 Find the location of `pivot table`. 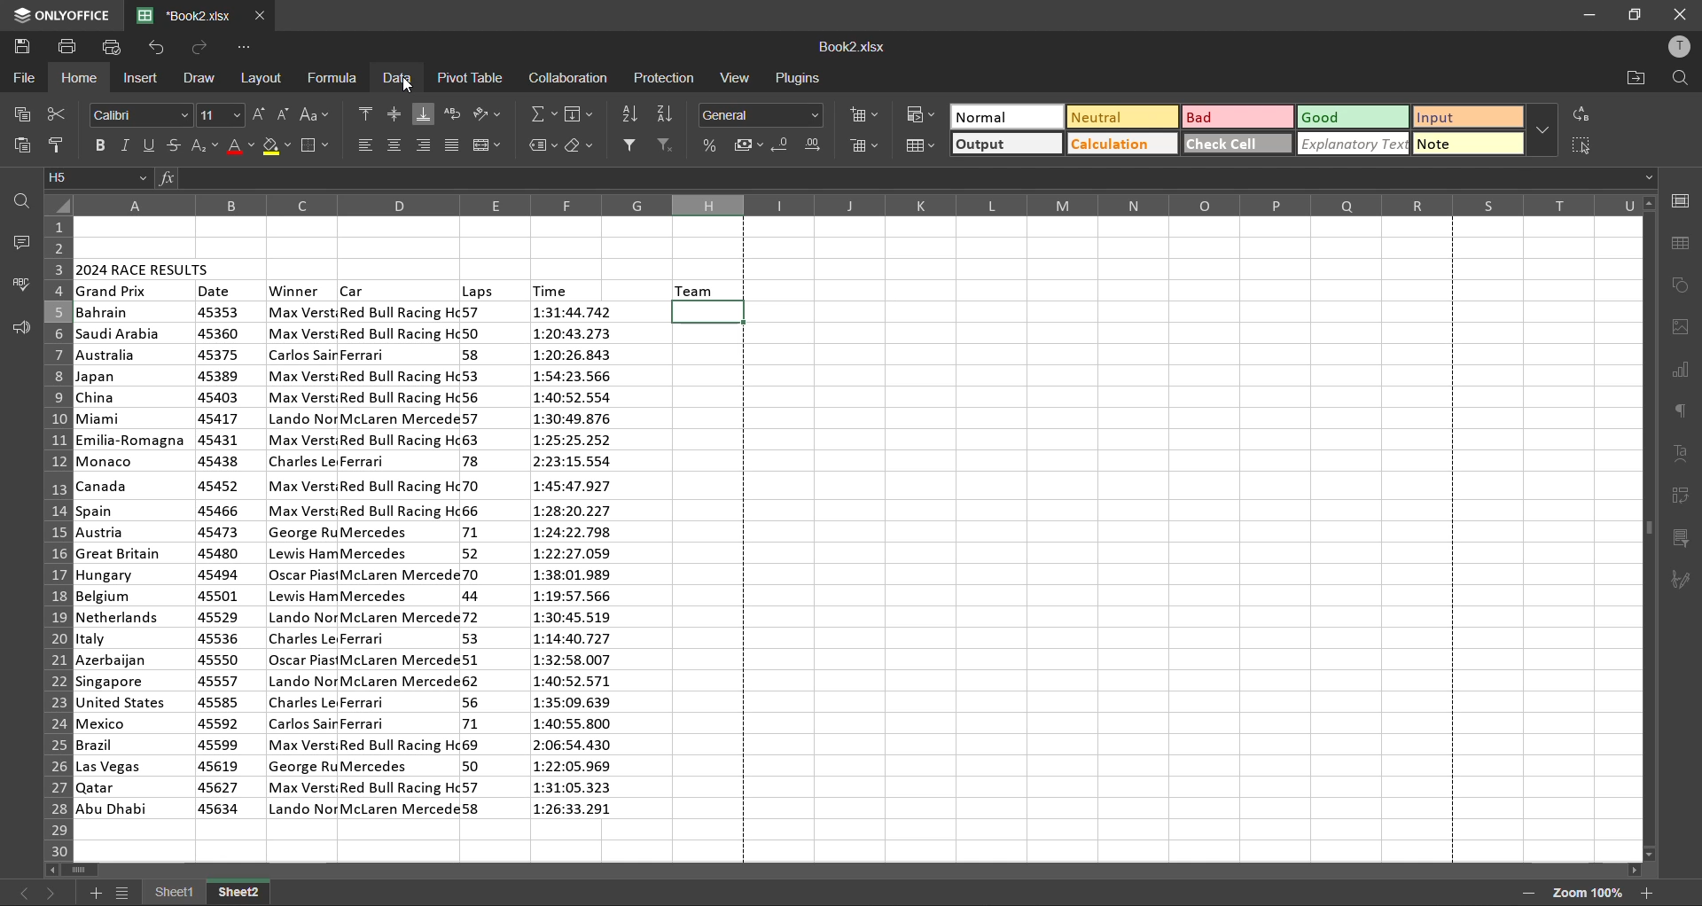

pivot table is located at coordinates (468, 77).